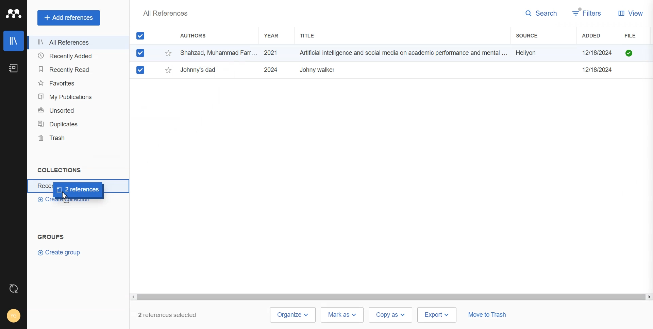  Describe the element at coordinates (76, 69) in the screenshot. I see `Recently Read` at that location.